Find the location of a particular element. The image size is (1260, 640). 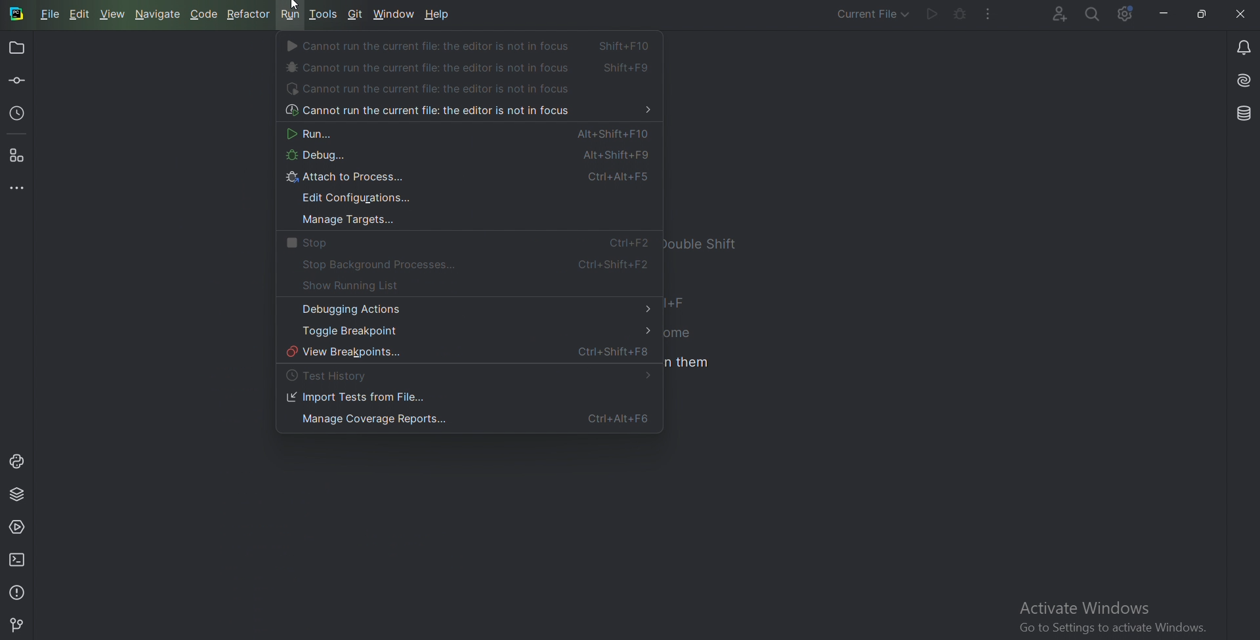

Cannot run the current file the editor is not in focus is located at coordinates (469, 68).